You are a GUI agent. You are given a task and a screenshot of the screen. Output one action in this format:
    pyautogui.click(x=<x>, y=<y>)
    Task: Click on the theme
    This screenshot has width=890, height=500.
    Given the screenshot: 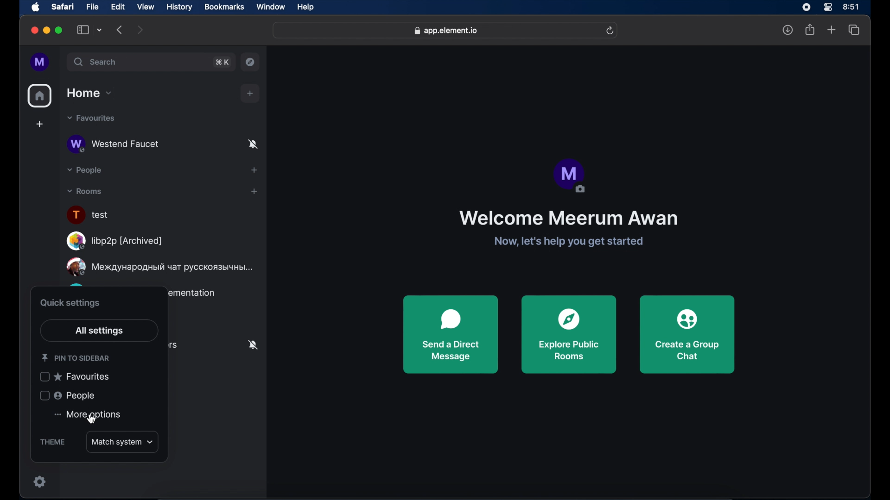 What is the action you would take?
    pyautogui.click(x=52, y=442)
    